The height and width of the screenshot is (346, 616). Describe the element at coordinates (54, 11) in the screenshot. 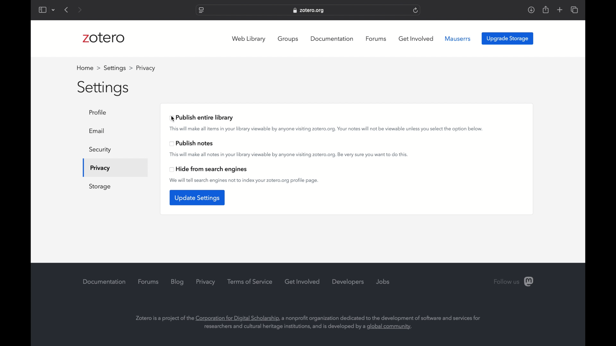

I see `dropdown` at that location.